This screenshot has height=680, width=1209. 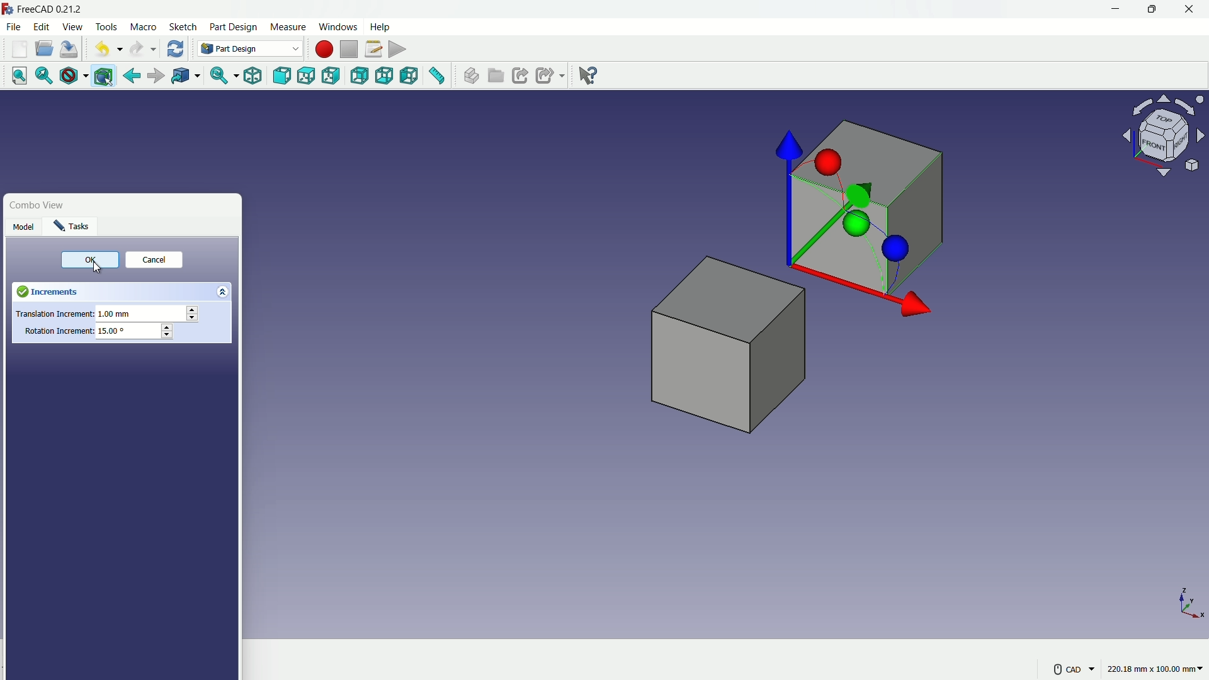 What do you see at coordinates (144, 28) in the screenshot?
I see `macro` at bounding box center [144, 28].